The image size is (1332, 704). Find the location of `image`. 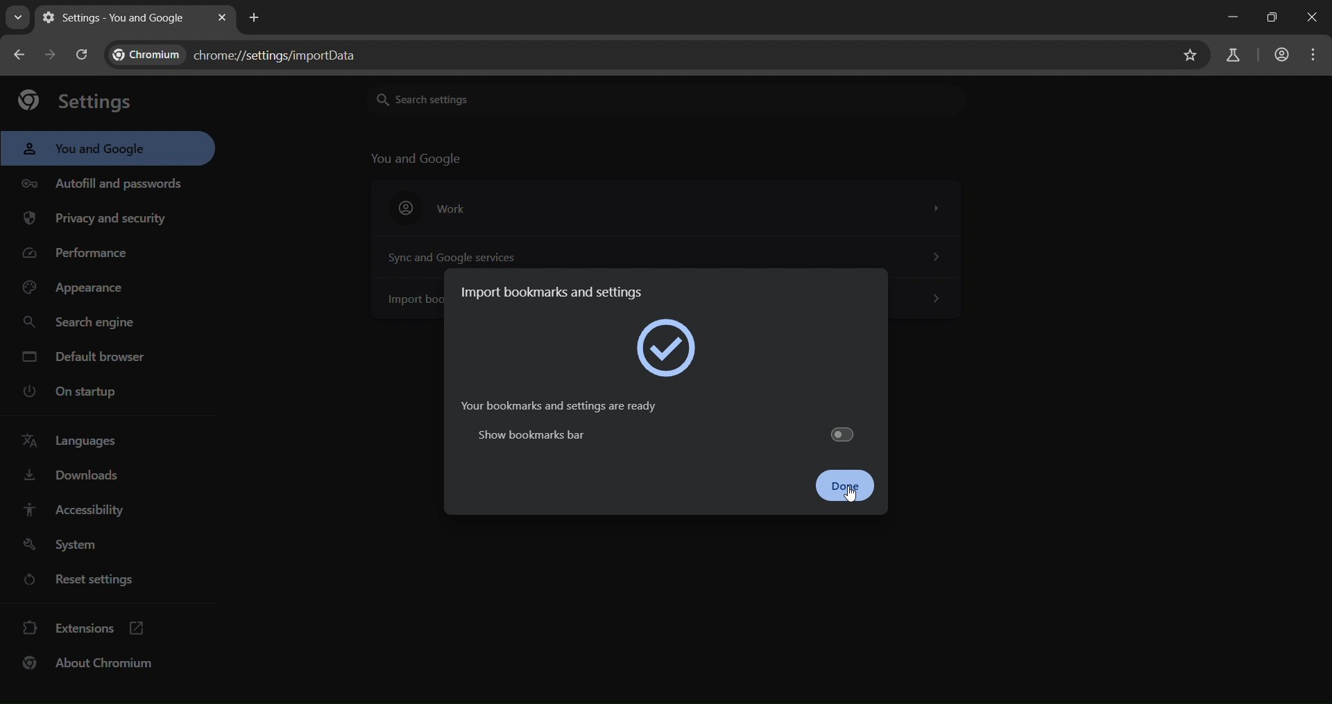

image is located at coordinates (669, 347).